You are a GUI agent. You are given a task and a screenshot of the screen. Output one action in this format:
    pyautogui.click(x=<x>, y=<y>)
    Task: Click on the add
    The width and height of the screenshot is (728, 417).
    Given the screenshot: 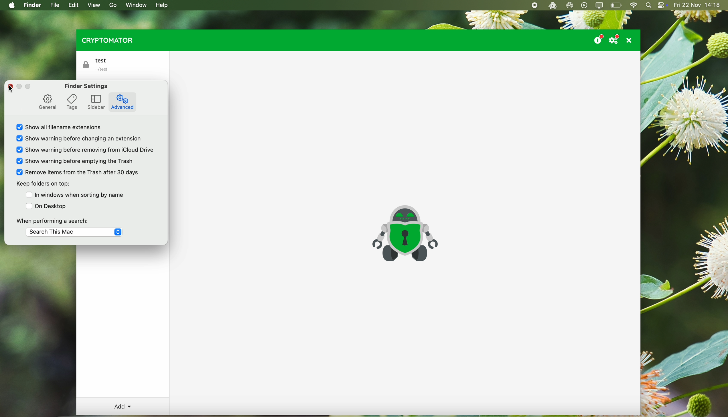 What is the action you would take?
    pyautogui.click(x=123, y=407)
    